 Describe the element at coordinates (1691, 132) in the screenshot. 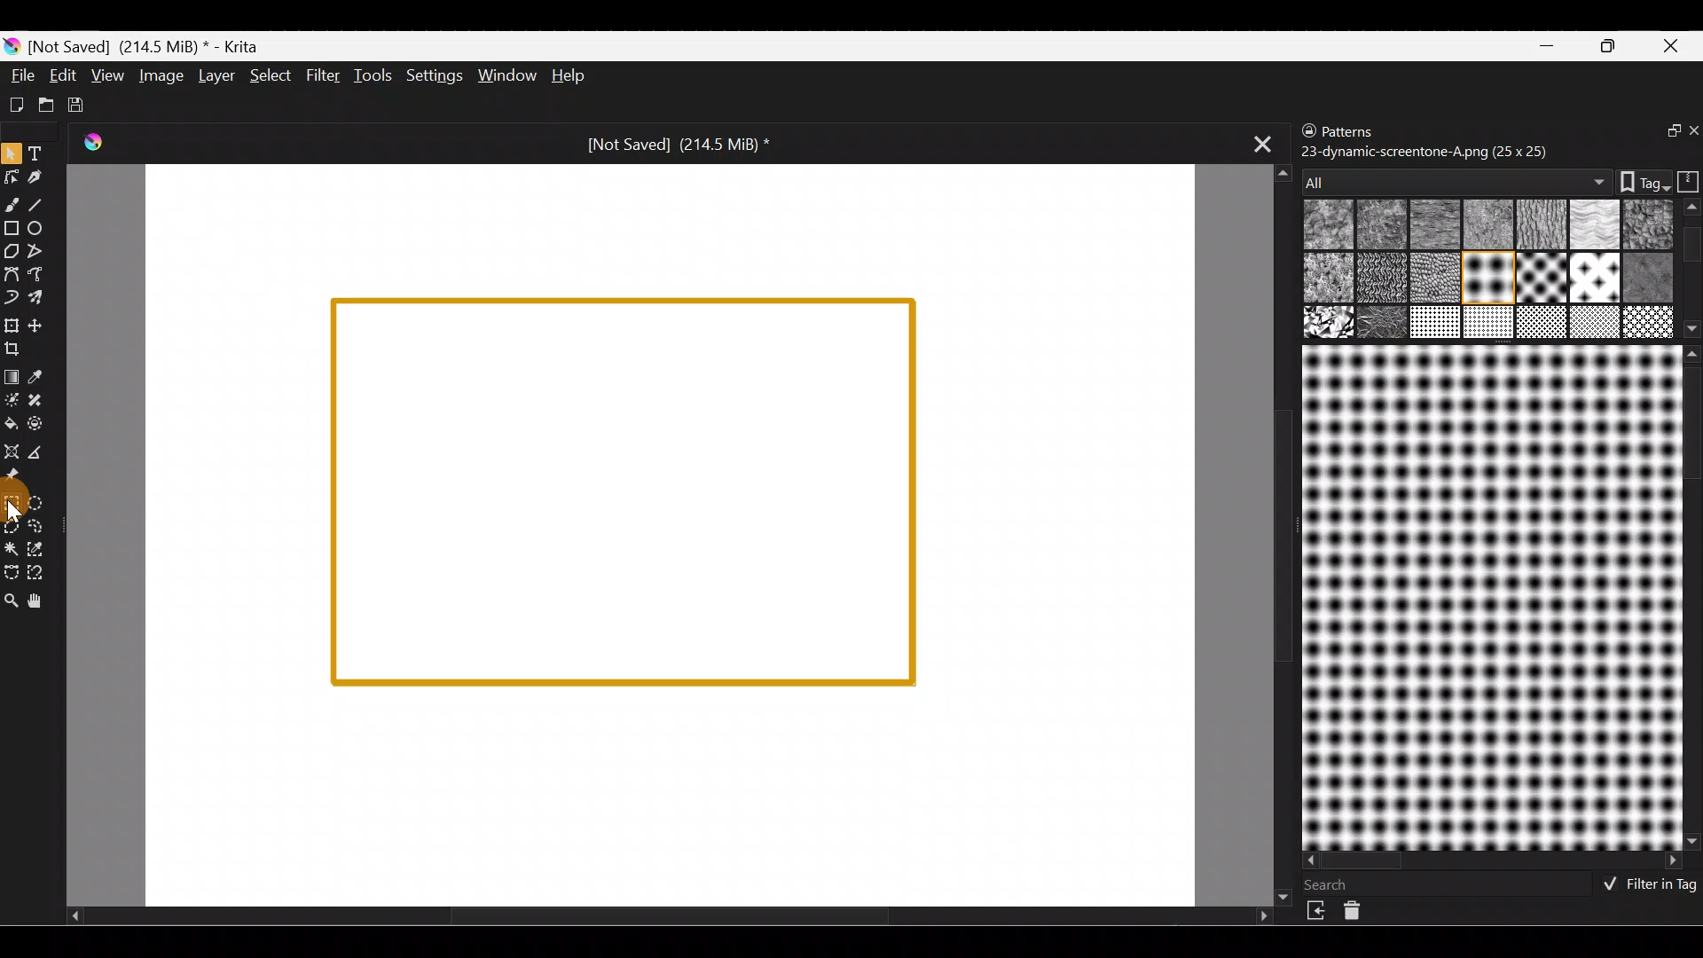

I see `Close docker` at that location.